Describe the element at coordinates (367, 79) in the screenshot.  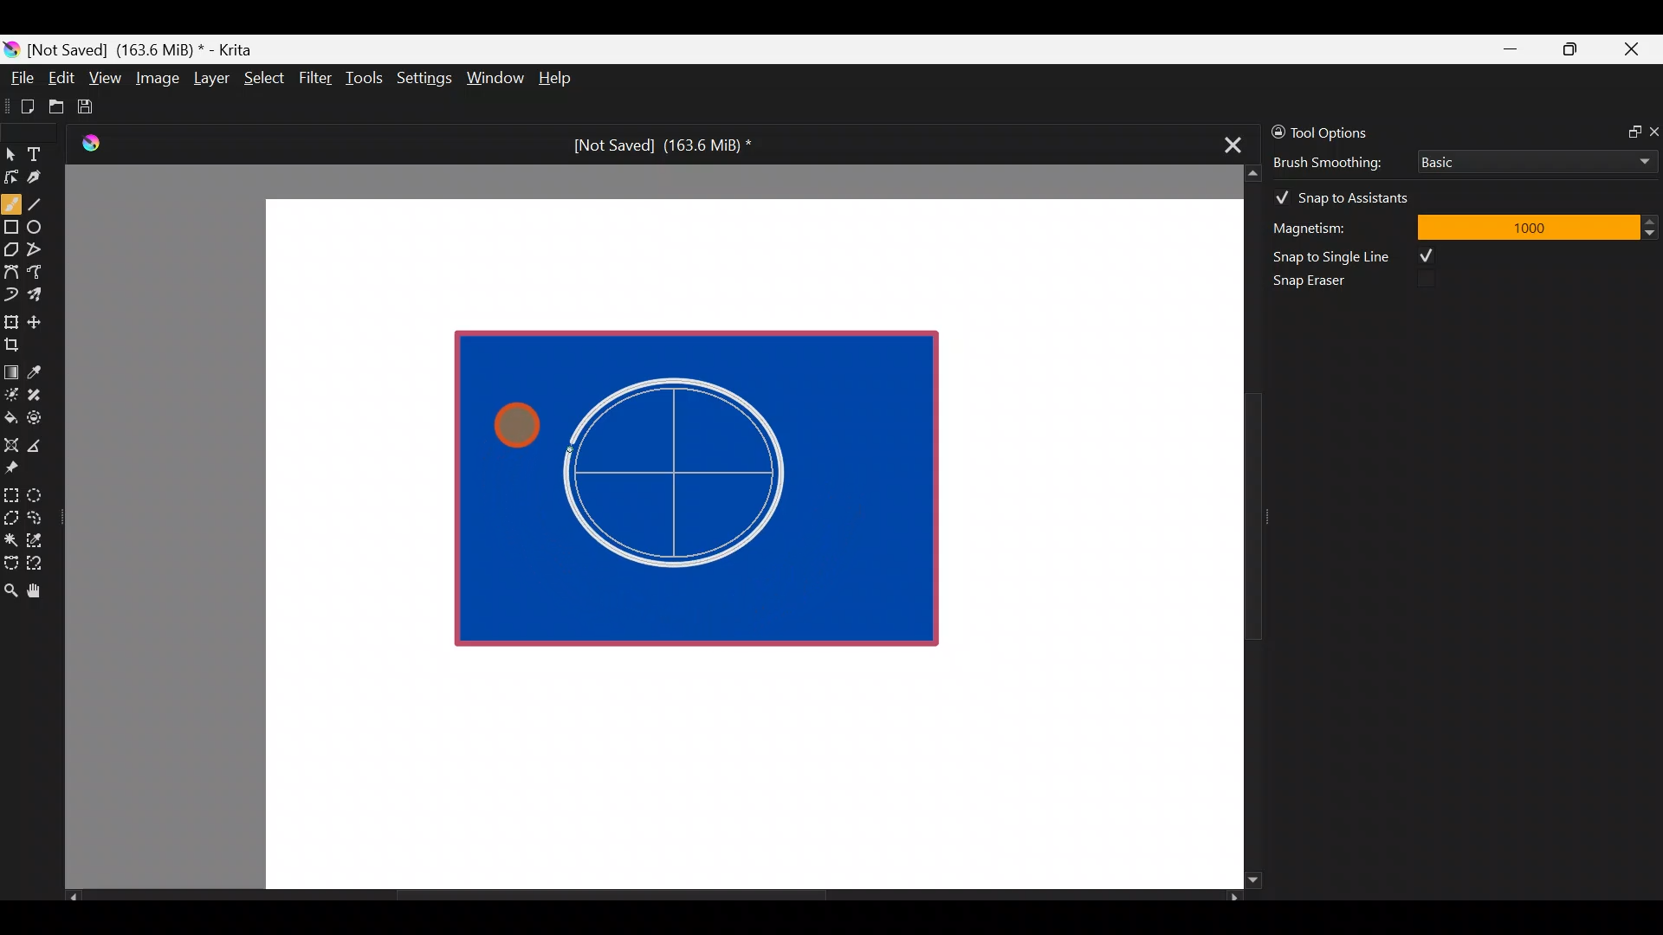
I see `Tools` at that location.